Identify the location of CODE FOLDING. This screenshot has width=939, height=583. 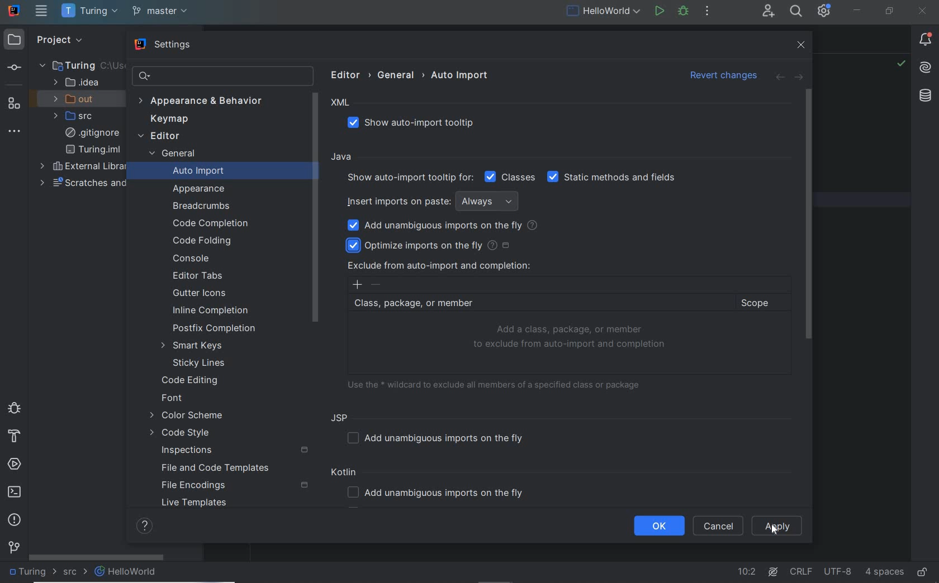
(203, 241).